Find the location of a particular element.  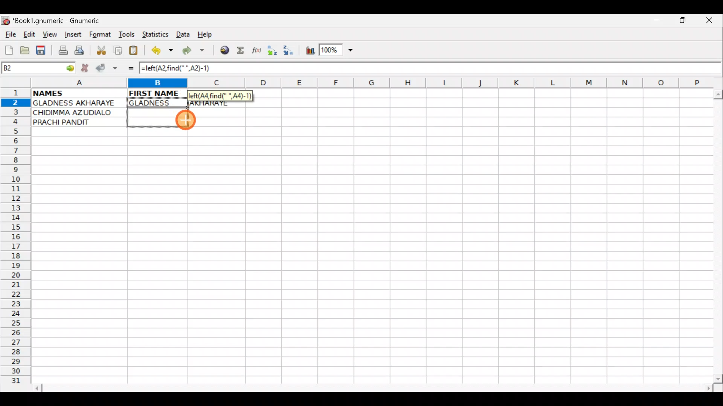

Scroll bar is located at coordinates (374, 387).